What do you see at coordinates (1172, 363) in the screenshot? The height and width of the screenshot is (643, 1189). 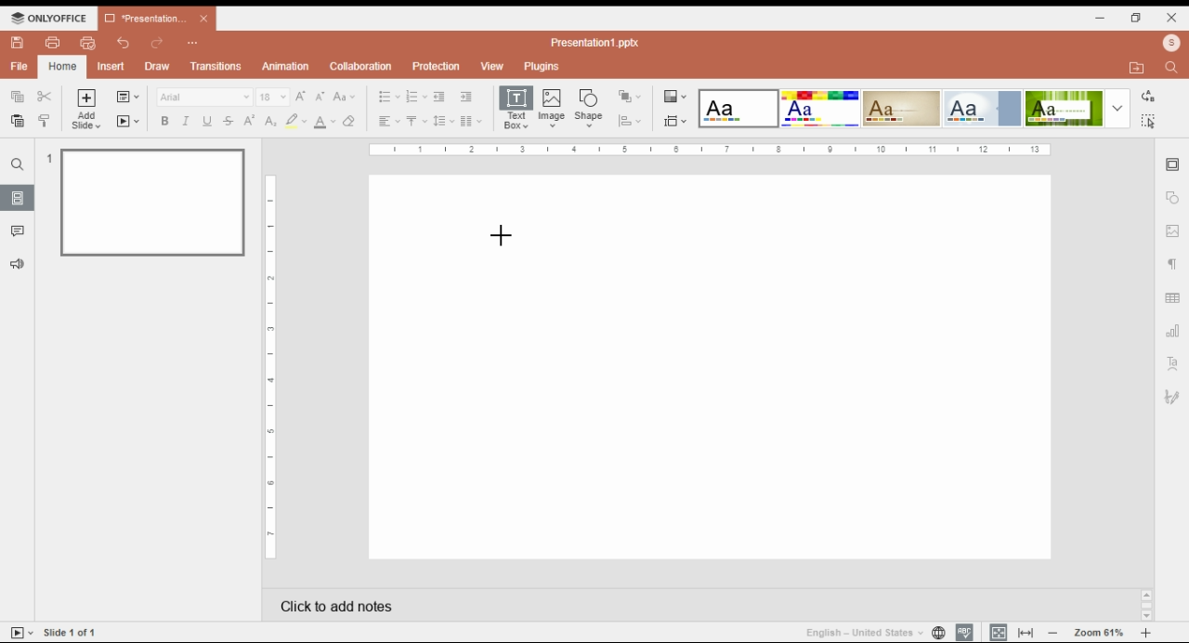 I see `text art settings` at bounding box center [1172, 363].